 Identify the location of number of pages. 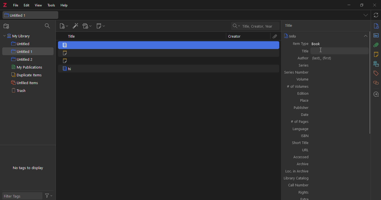
(325, 122).